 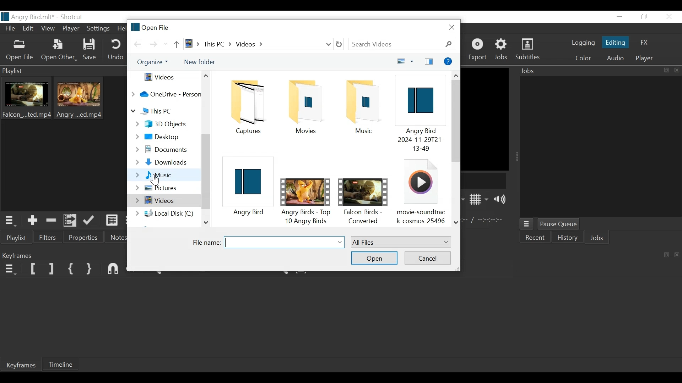 What do you see at coordinates (503, 50) in the screenshot?
I see `Jobs ` at bounding box center [503, 50].